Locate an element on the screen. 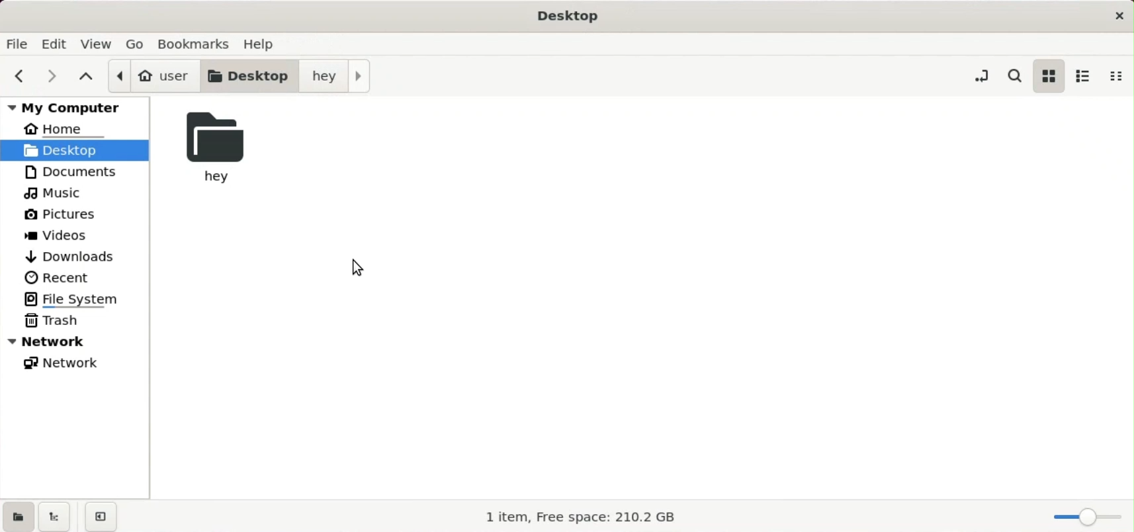 This screenshot has width=1134, height=532. show places is located at coordinates (17, 516).